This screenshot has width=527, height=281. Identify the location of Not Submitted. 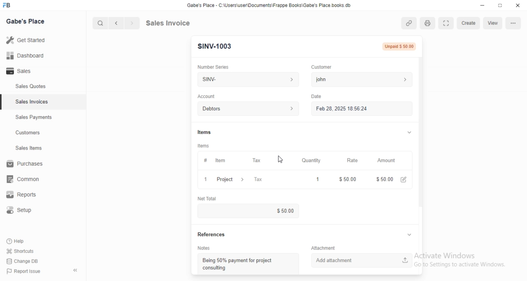
(399, 46).